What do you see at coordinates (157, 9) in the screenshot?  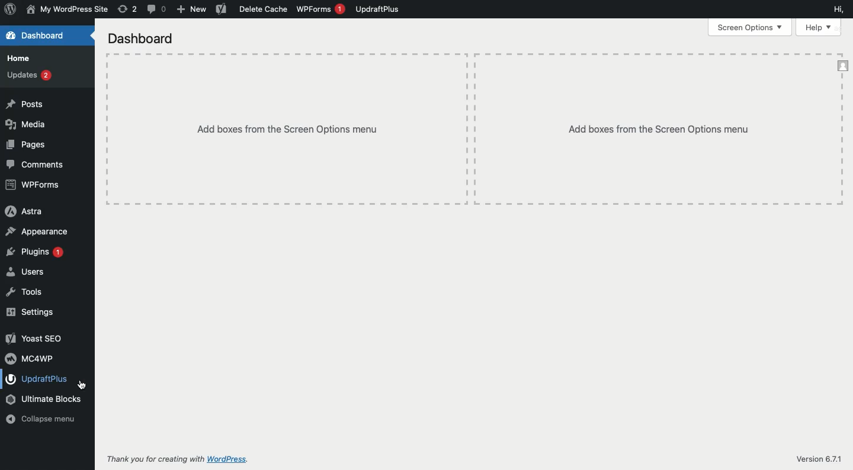 I see `Comment 0` at bounding box center [157, 9].